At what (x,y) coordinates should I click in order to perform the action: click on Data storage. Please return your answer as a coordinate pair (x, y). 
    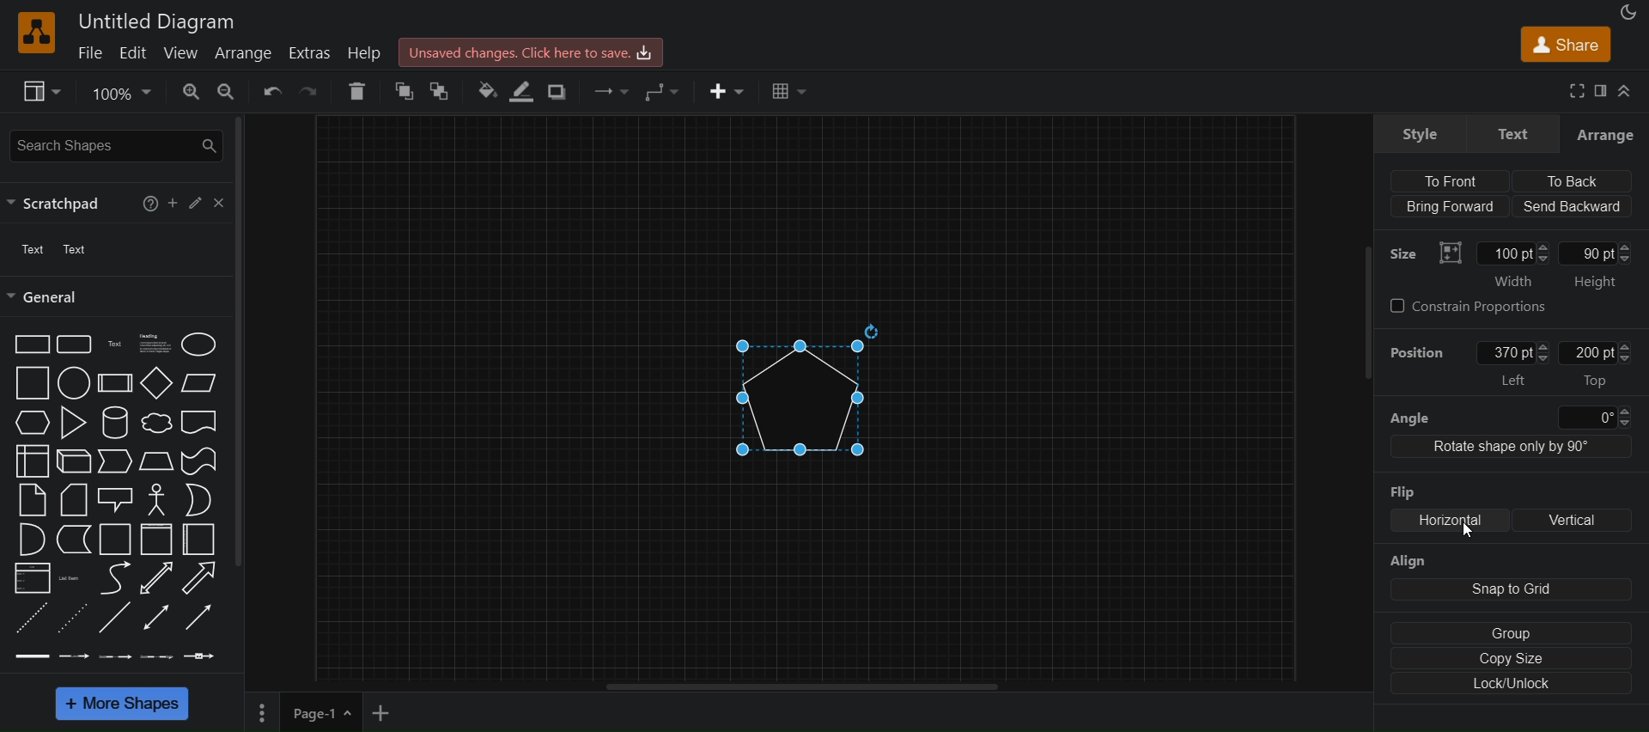
    Looking at the image, I should click on (74, 540).